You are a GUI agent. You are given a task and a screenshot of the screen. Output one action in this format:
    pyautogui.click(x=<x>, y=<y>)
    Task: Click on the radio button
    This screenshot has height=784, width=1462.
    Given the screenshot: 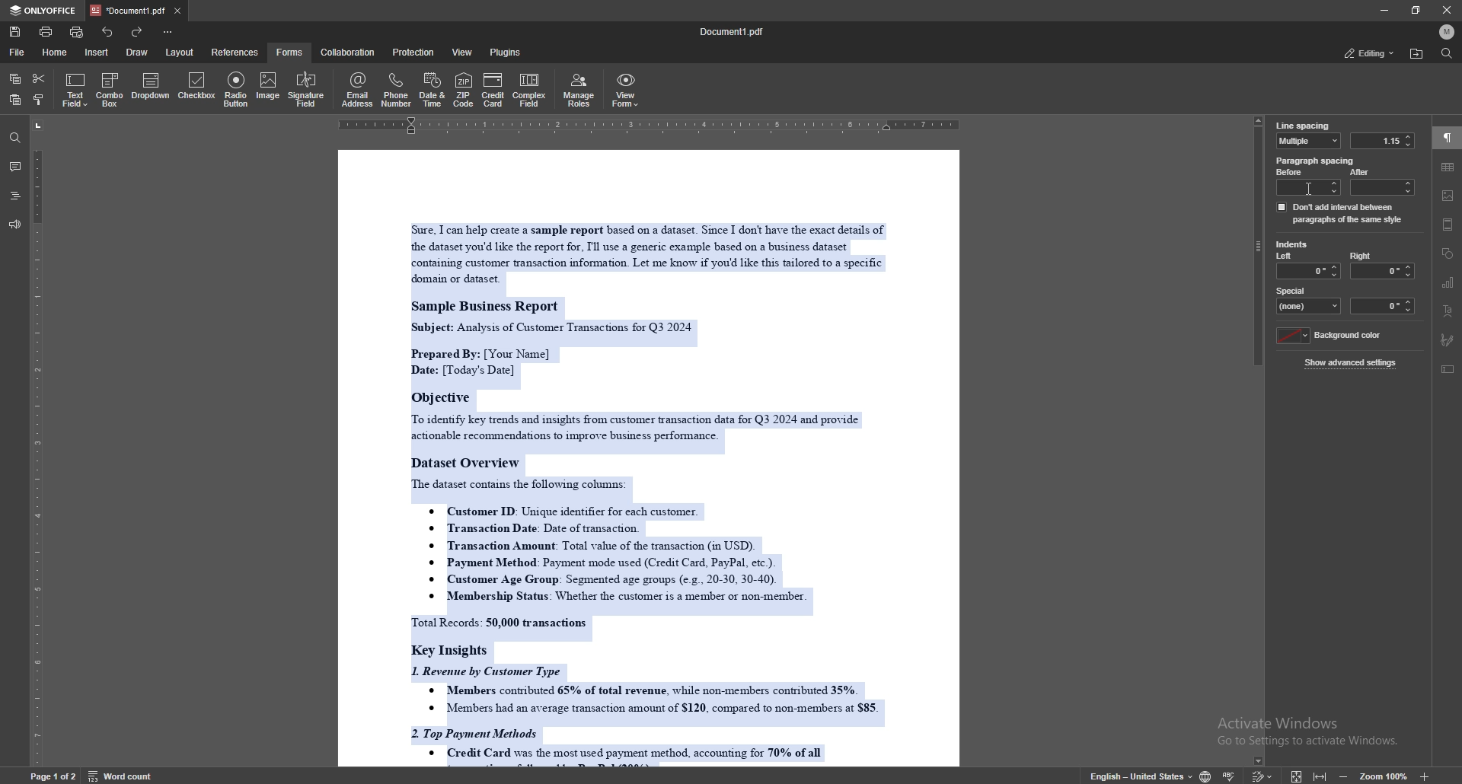 What is the action you would take?
    pyautogui.click(x=238, y=89)
    